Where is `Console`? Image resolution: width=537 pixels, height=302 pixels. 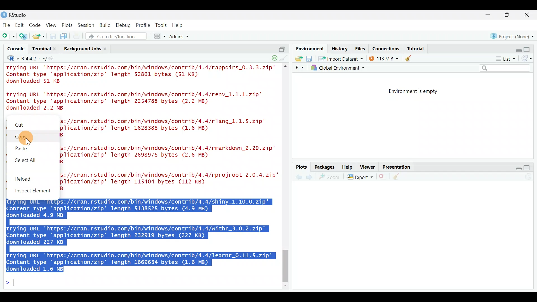 Console is located at coordinates (17, 49).